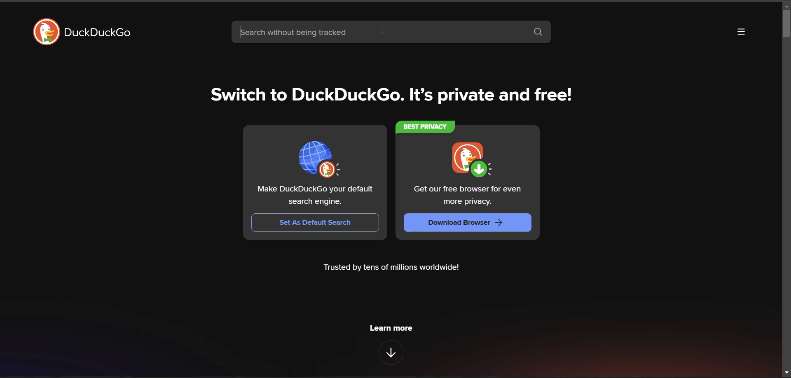 The height and width of the screenshot is (378, 791). What do you see at coordinates (424, 127) in the screenshot?
I see `BEST PRIVACY` at bounding box center [424, 127].